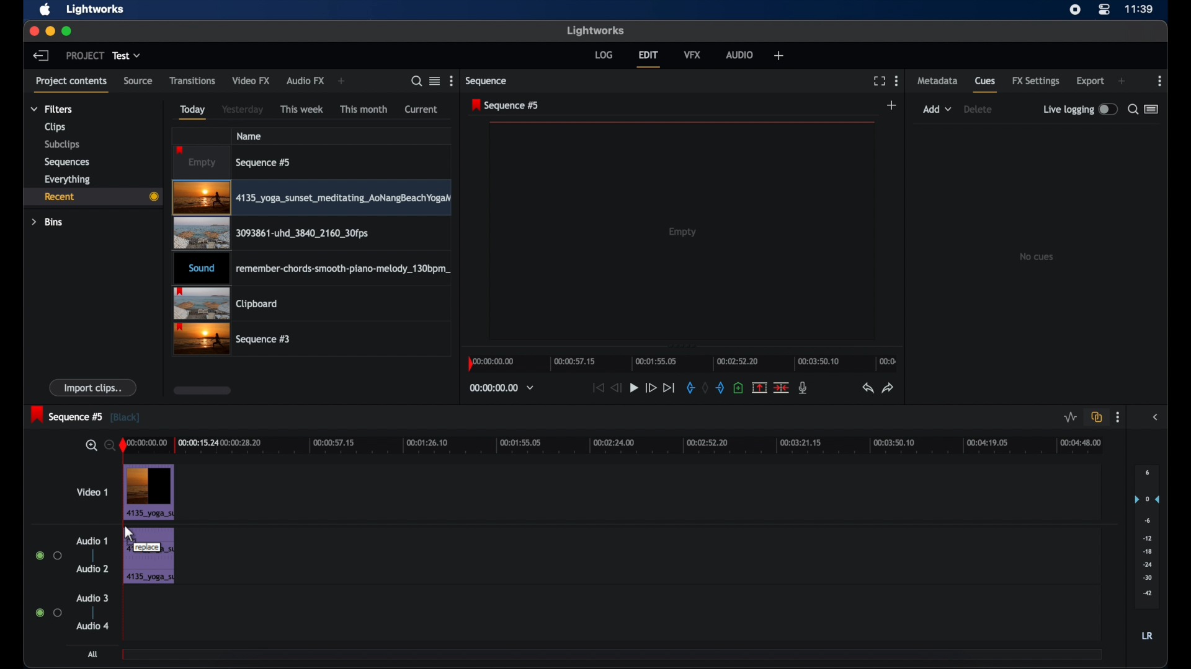  What do you see at coordinates (242, 109) in the screenshot?
I see `yesterday` at bounding box center [242, 109].